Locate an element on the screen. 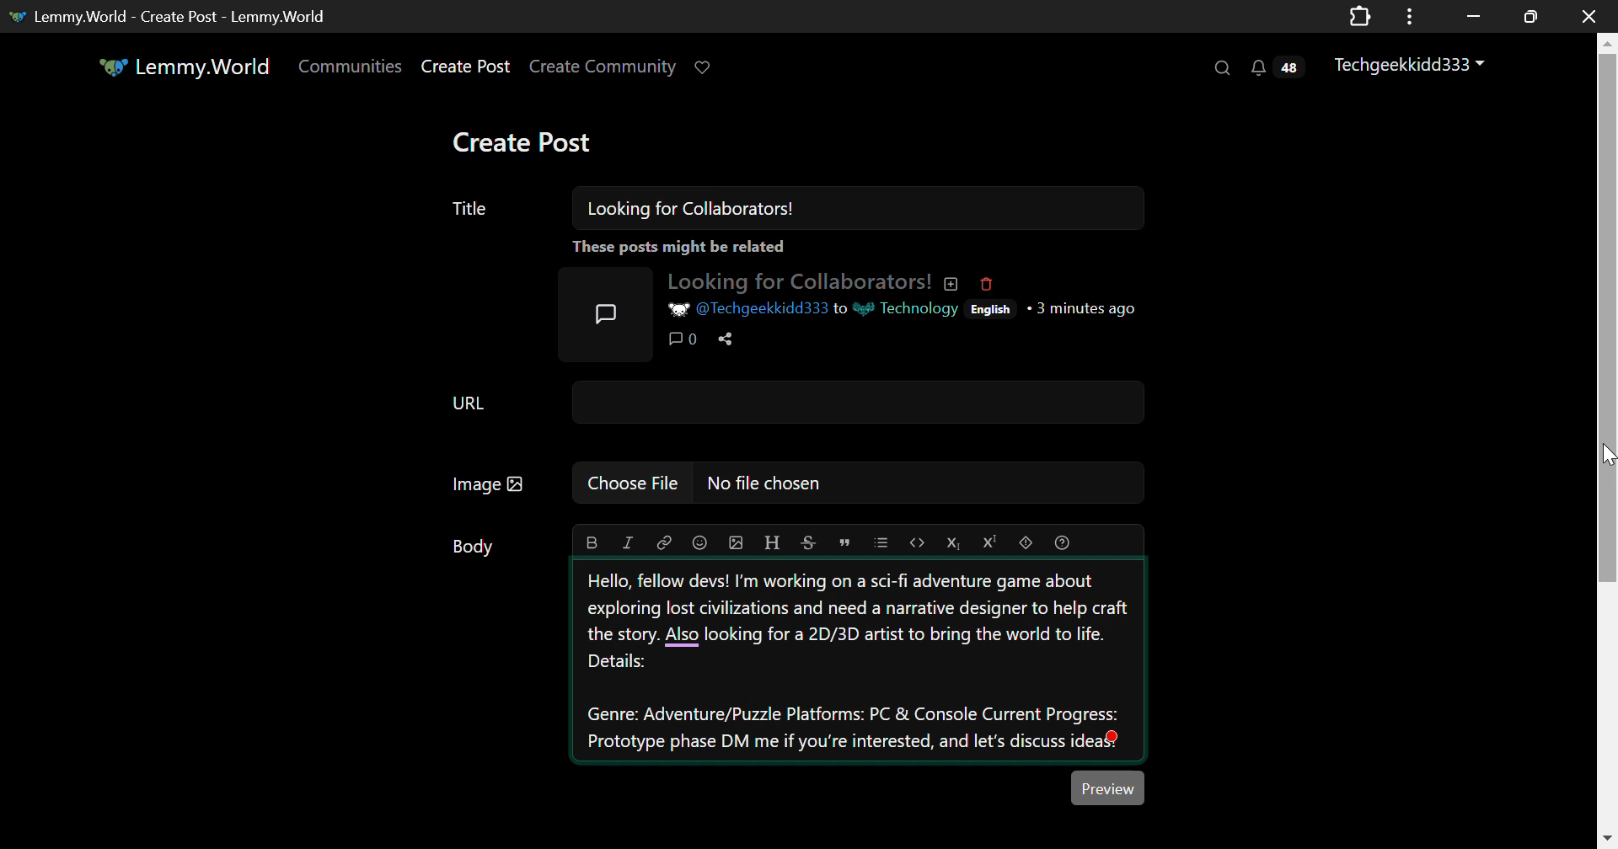 Image resolution: width=1618 pixels, height=849 pixels. code is located at coordinates (919, 542).